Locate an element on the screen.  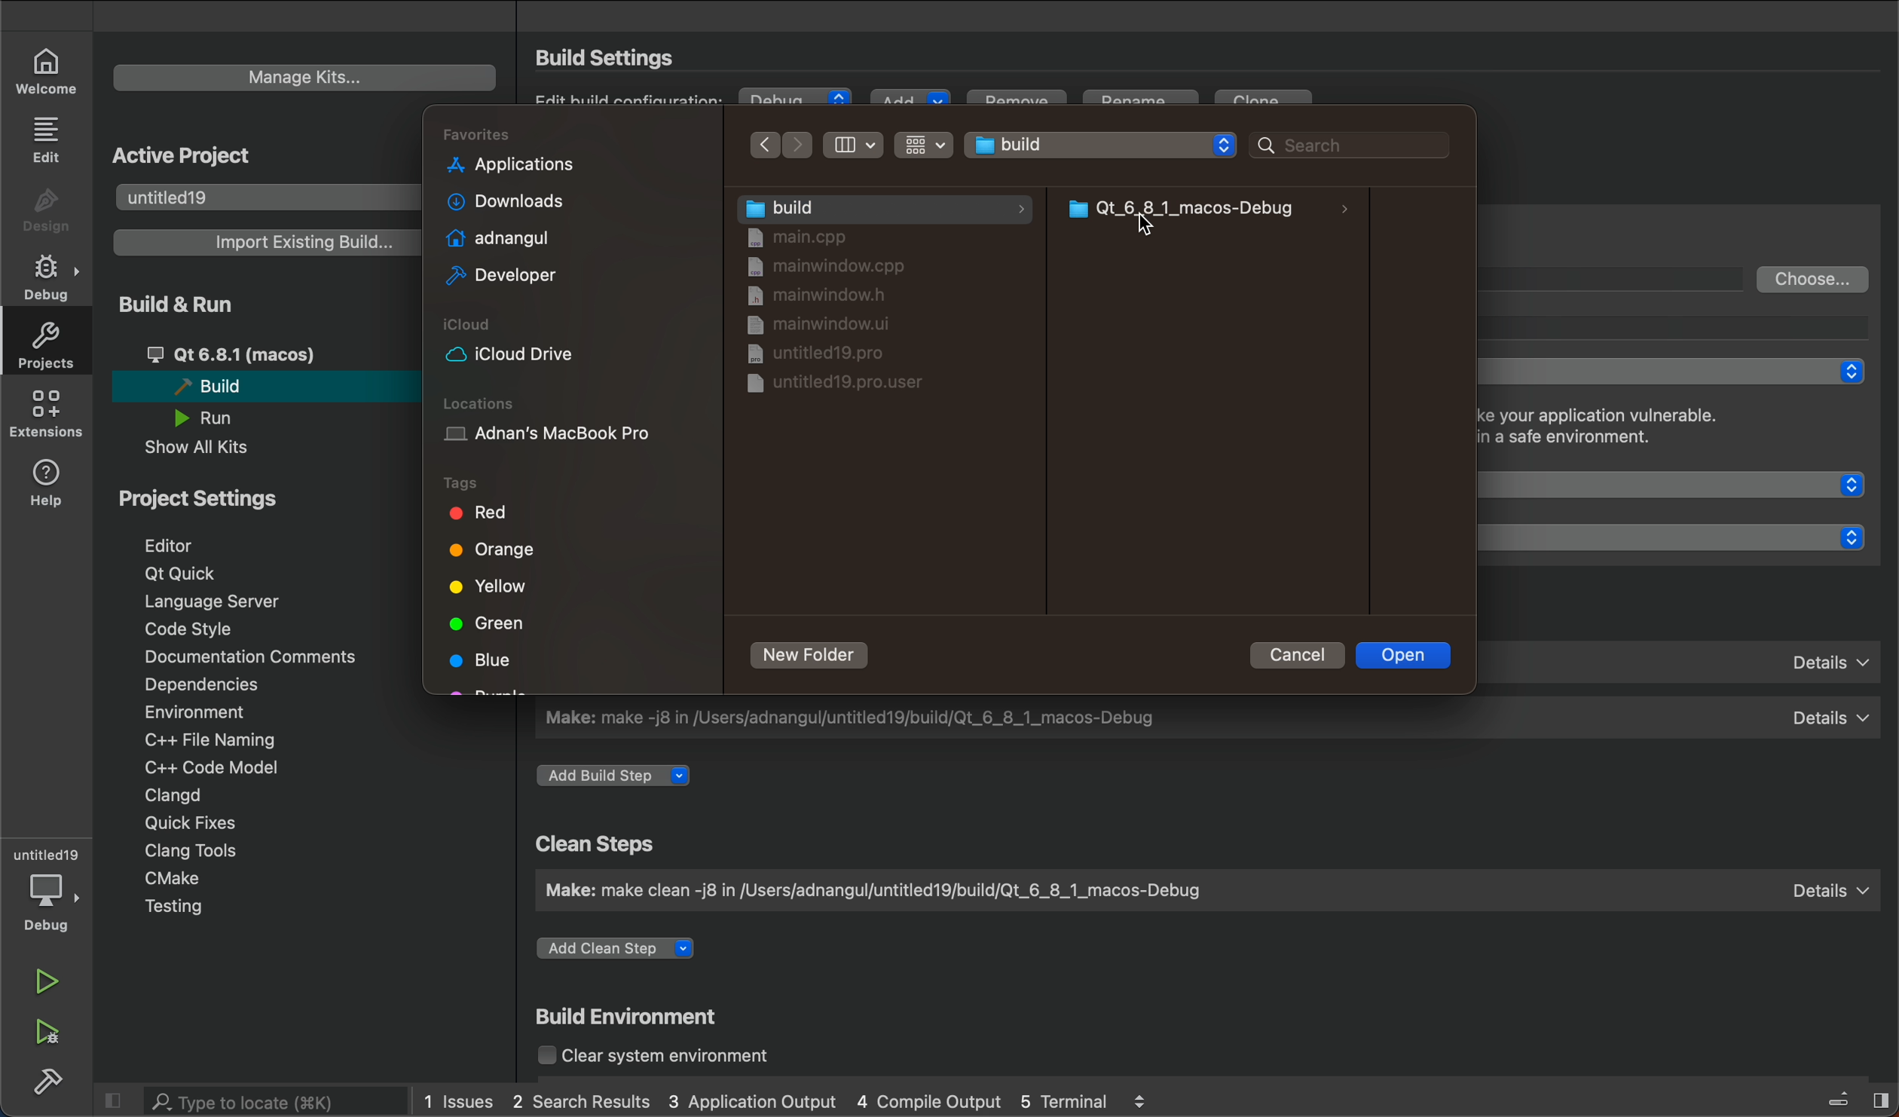
make is located at coordinates (1207, 718).